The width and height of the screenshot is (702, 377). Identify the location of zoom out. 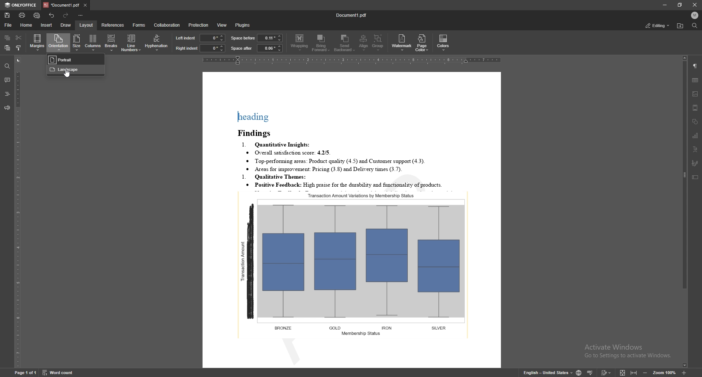
(645, 373).